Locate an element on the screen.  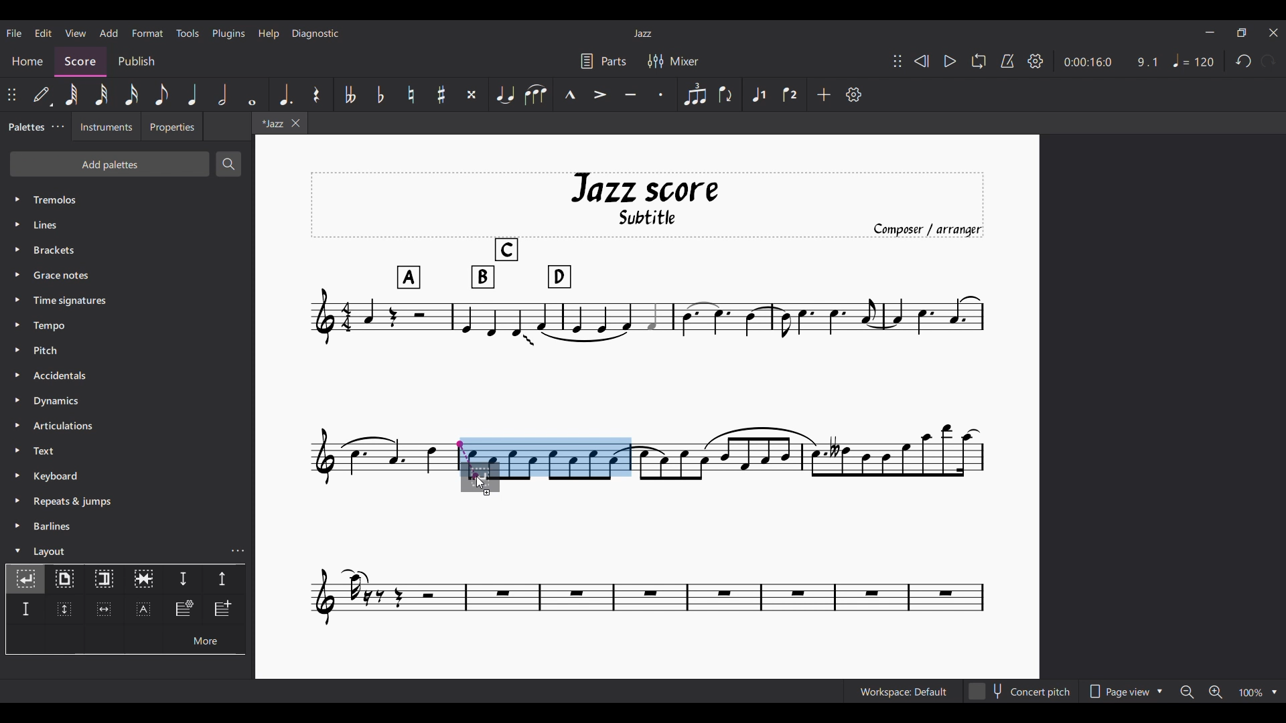
Current score is located at coordinates (381, 467).